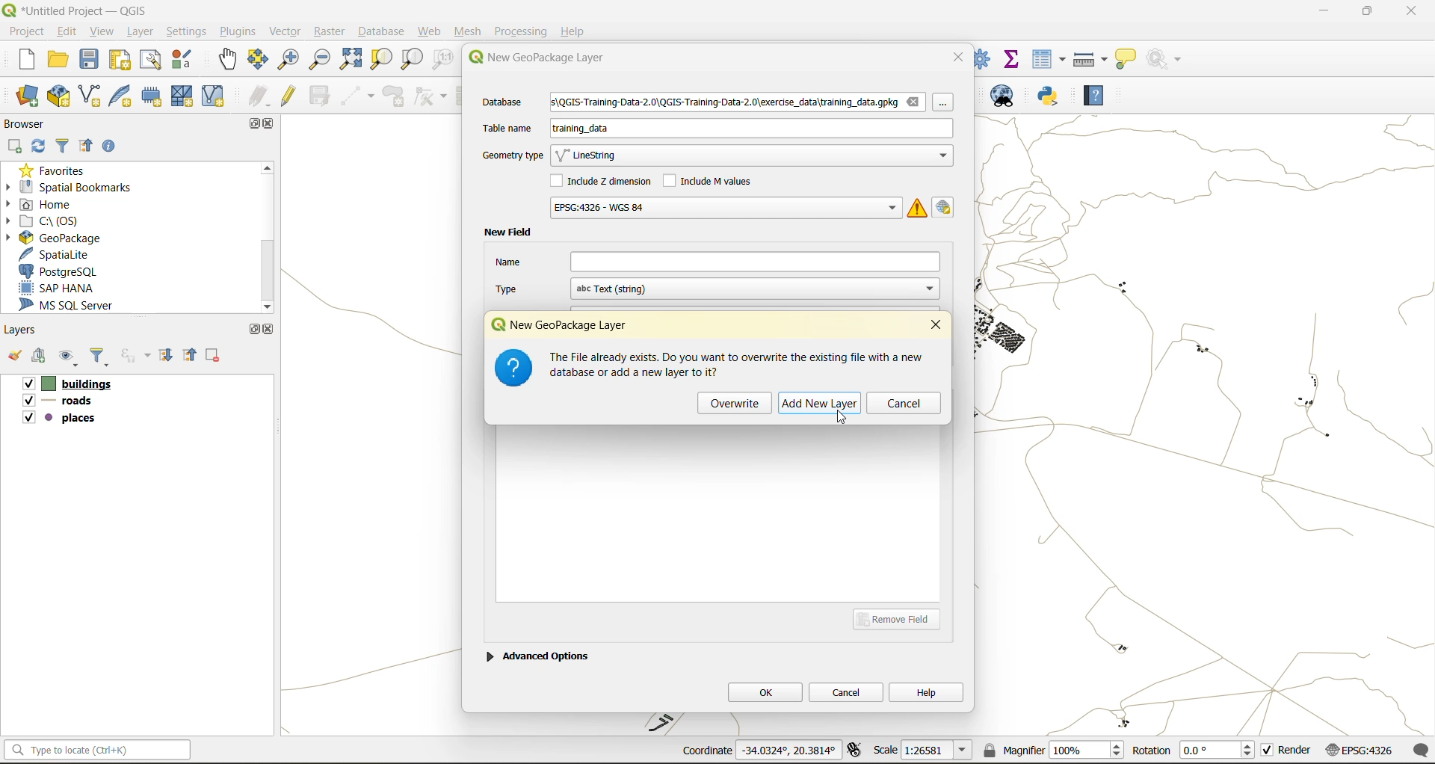 The width and height of the screenshot is (1435, 764). I want to click on zoom full, so click(350, 60).